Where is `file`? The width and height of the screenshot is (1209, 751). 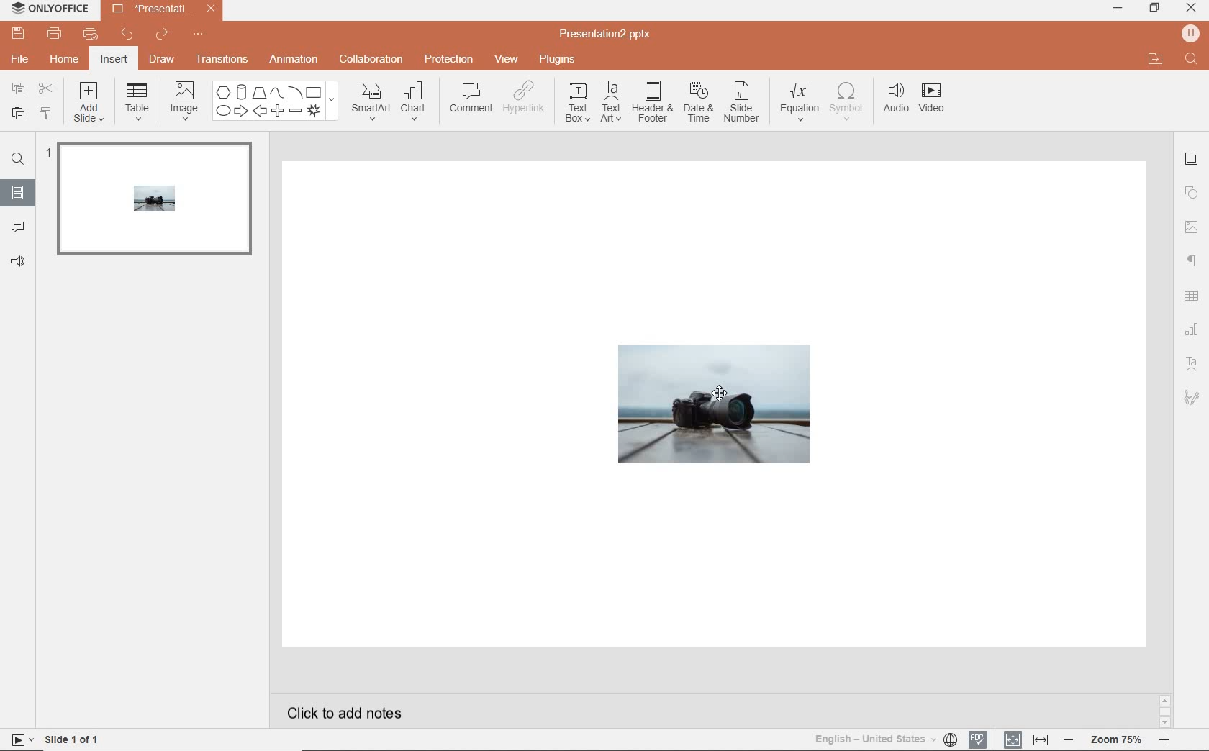 file is located at coordinates (21, 60).